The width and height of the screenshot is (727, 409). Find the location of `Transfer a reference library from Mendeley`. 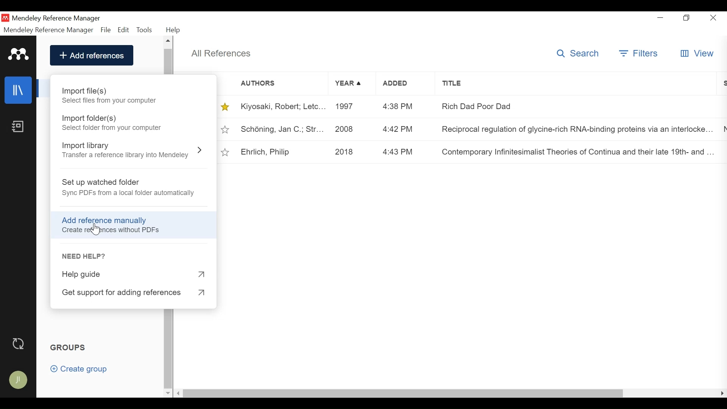

Transfer a reference library from Mendeley is located at coordinates (126, 155).